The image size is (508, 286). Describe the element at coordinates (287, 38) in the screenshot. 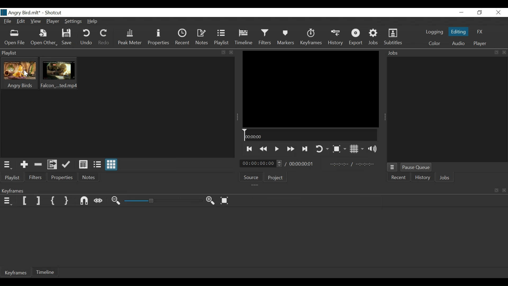

I see `Marker` at that location.